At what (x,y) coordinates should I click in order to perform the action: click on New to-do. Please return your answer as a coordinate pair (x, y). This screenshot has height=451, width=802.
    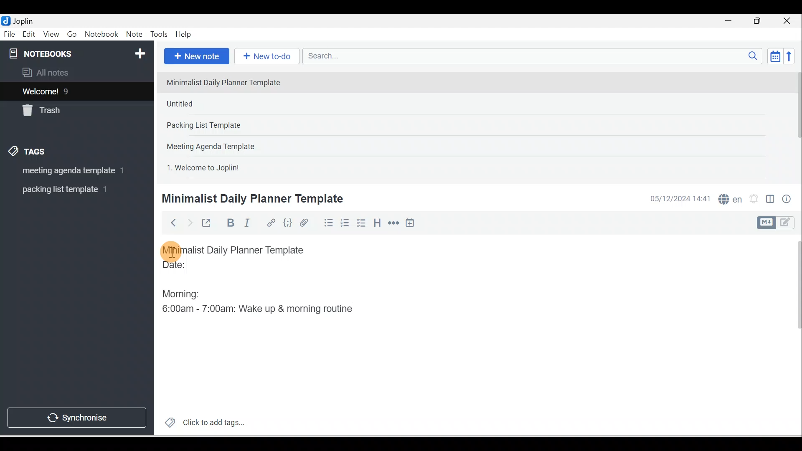
    Looking at the image, I should click on (265, 57).